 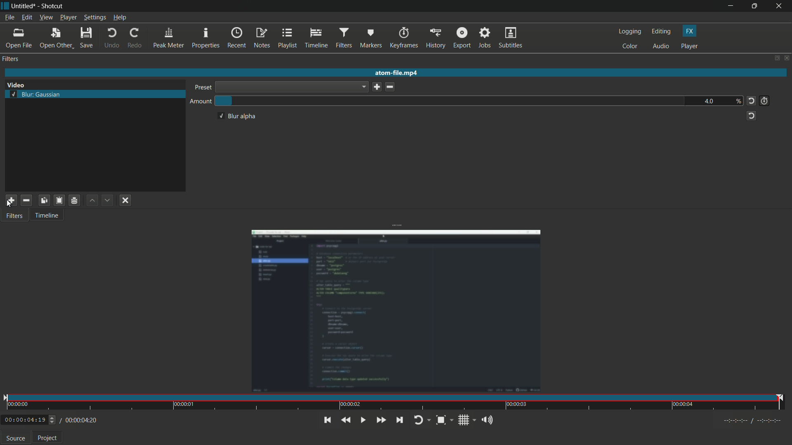 What do you see at coordinates (346, 420) in the screenshot?
I see `quickly play backward` at bounding box center [346, 420].